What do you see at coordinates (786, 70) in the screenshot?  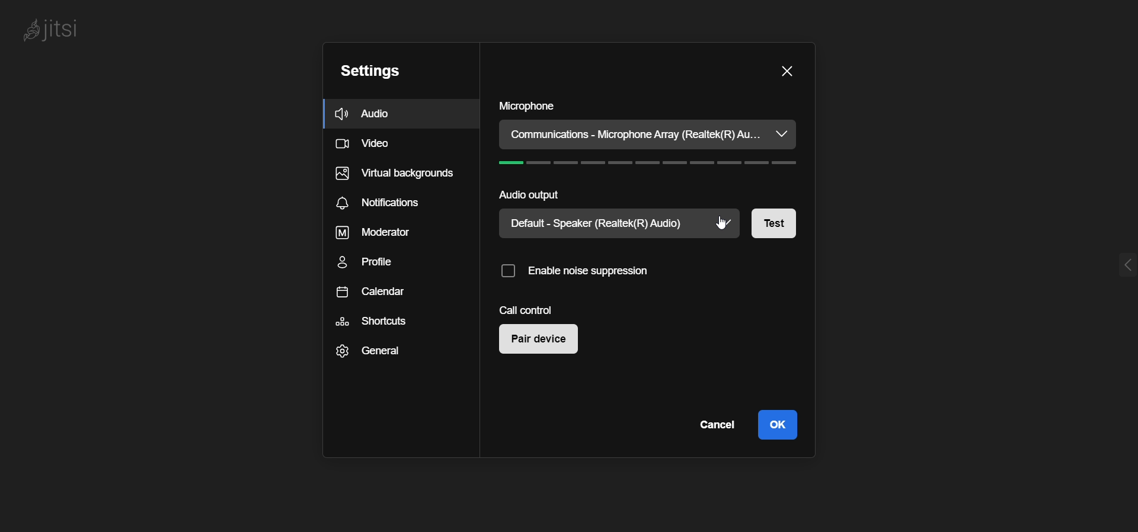 I see `close dialog` at bounding box center [786, 70].